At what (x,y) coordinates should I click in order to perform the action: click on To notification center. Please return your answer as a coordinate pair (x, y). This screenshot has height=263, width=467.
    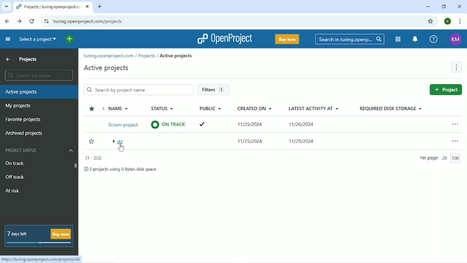
    Looking at the image, I should click on (415, 39).